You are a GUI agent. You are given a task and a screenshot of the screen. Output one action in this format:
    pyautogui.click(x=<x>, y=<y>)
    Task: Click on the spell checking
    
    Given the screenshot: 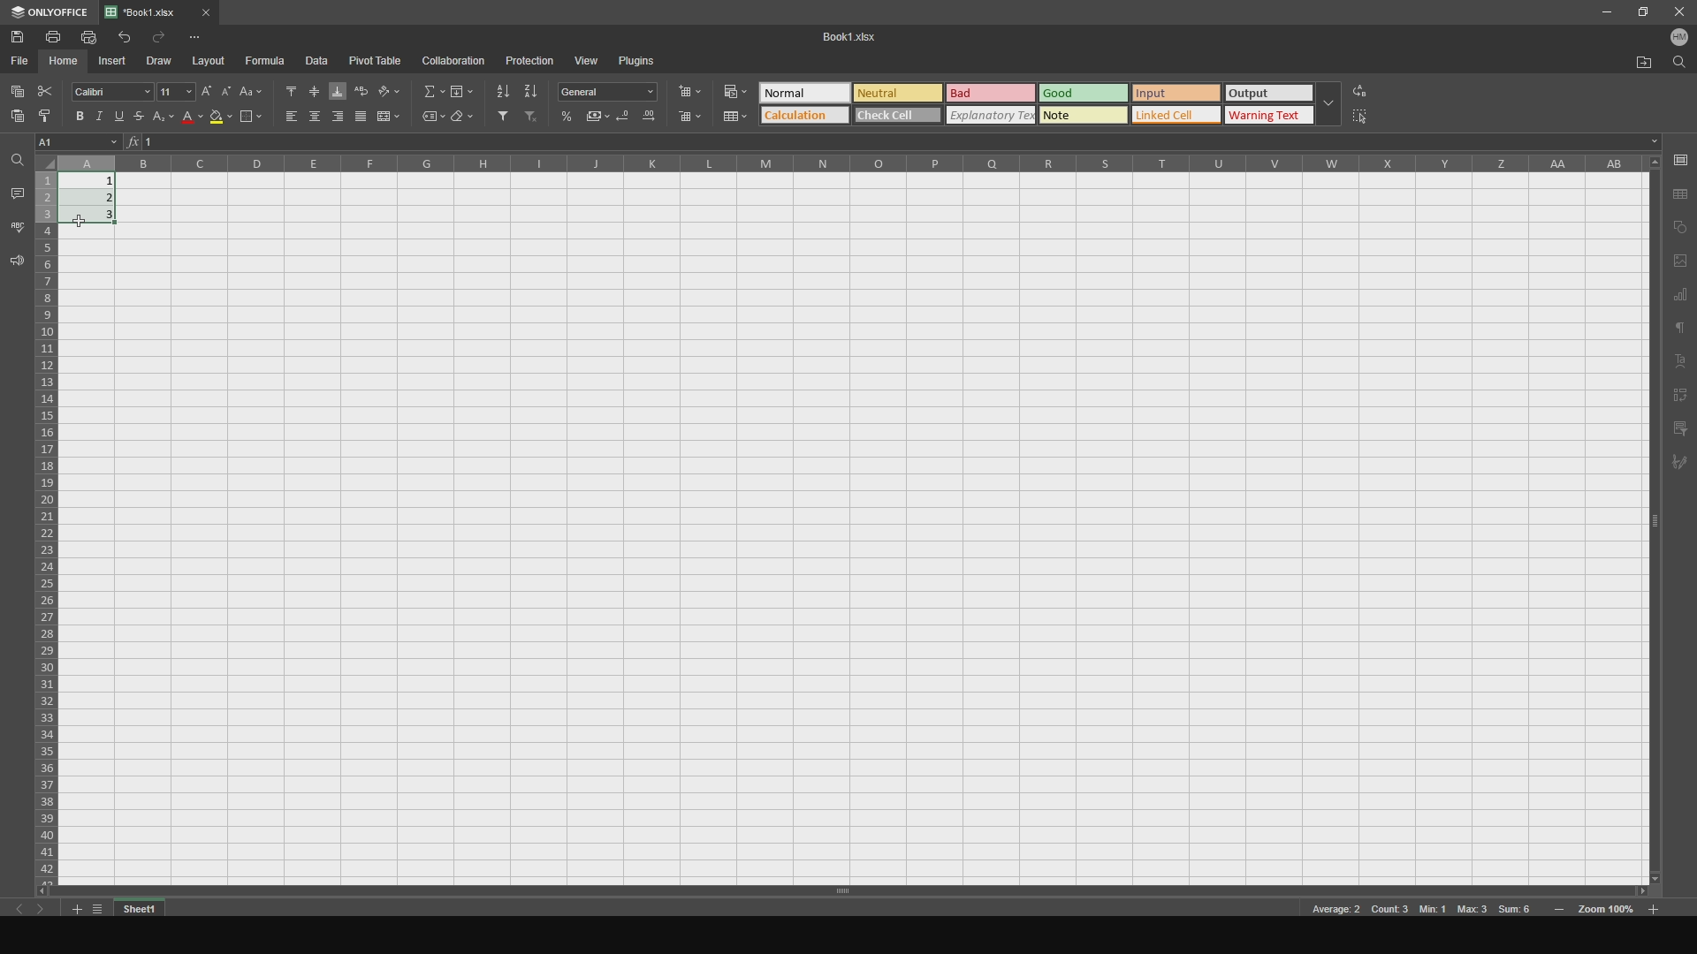 What is the action you would take?
    pyautogui.click(x=17, y=226)
    